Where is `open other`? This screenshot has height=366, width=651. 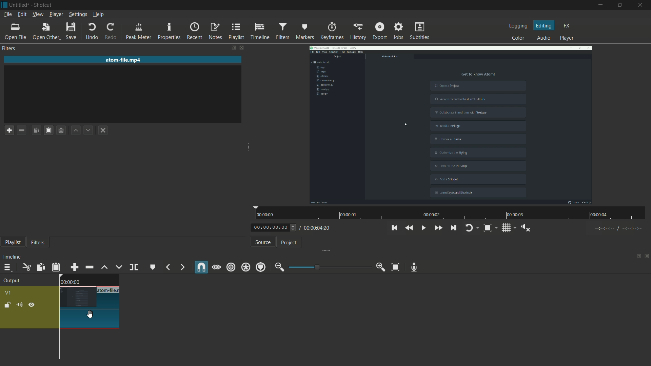 open other is located at coordinates (45, 31).